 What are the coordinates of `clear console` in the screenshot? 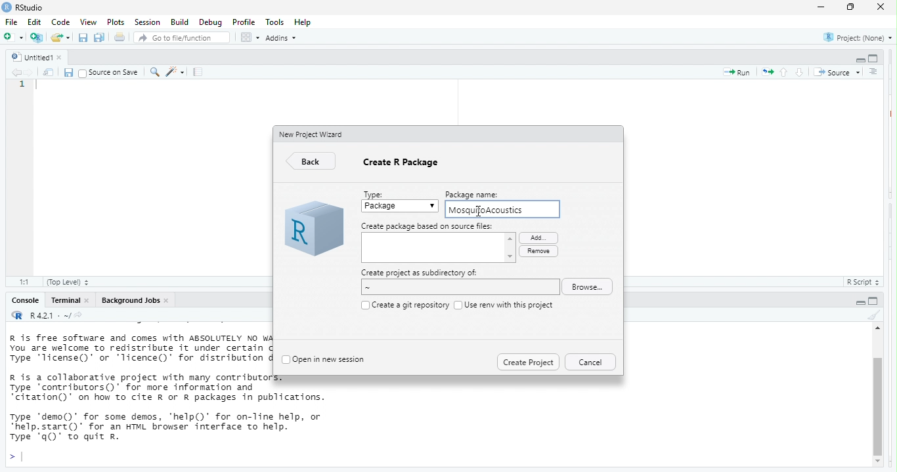 It's located at (872, 315).